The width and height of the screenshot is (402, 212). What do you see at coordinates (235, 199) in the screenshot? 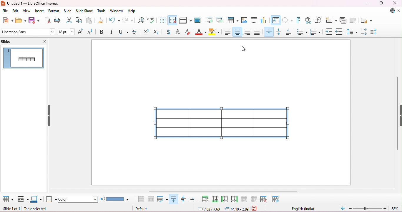
I see `insert after` at bounding box center [235, 199].